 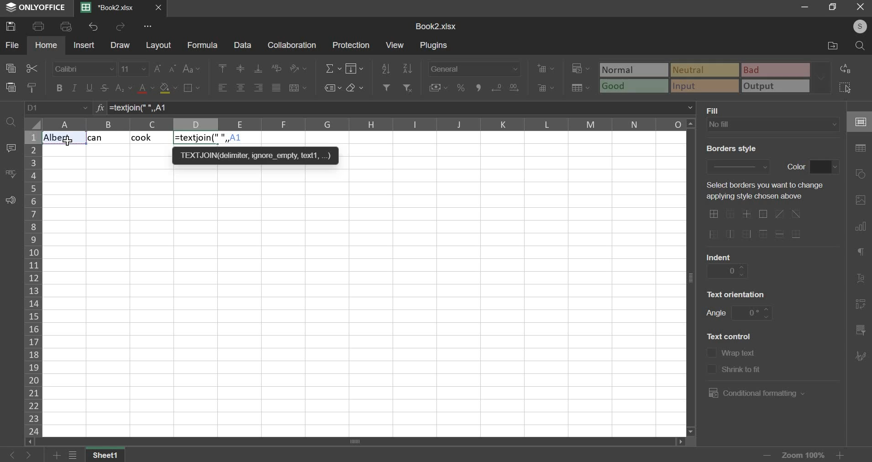 I want to click on resize, so click(x=833, y=8).